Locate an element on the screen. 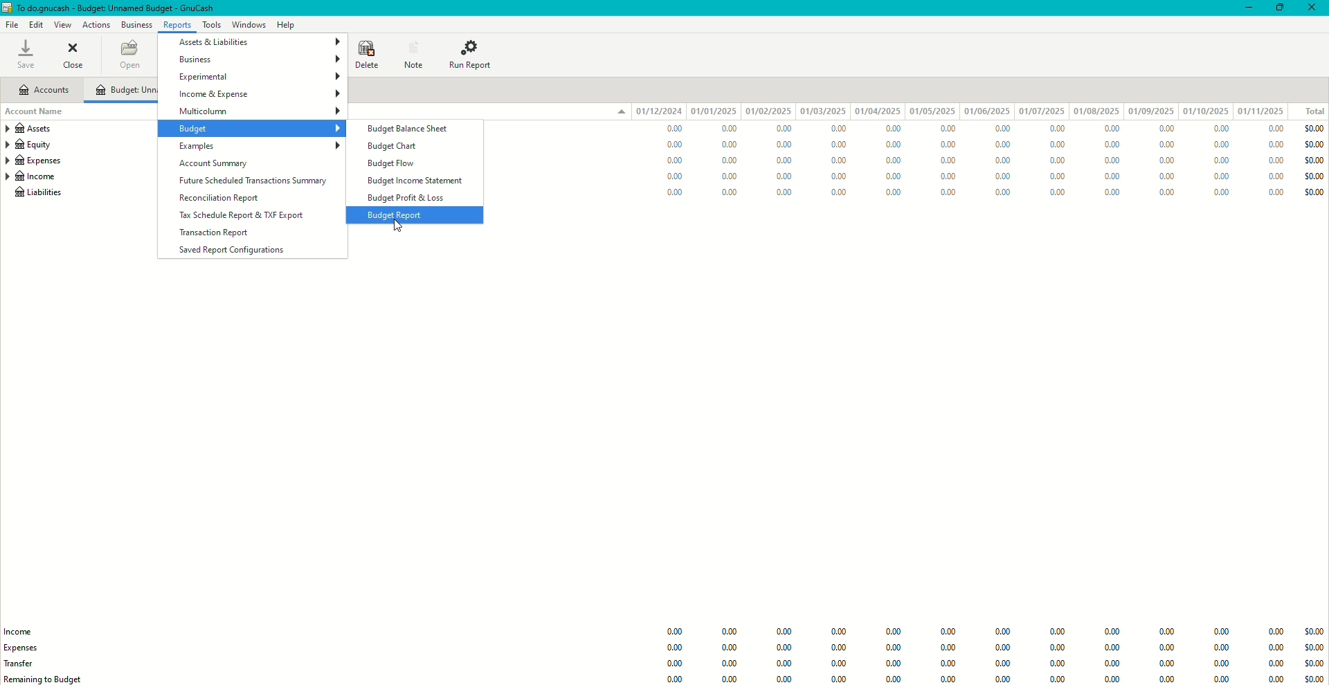  0.00 is located at coordinates (1004, 633).